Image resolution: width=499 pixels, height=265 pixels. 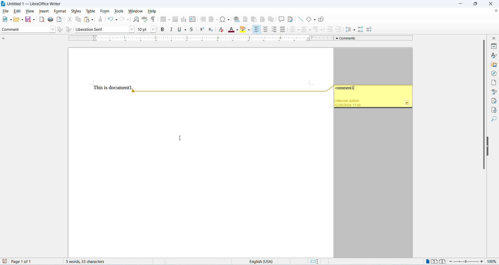 I want to click on font color, so click(x=233, y=30).